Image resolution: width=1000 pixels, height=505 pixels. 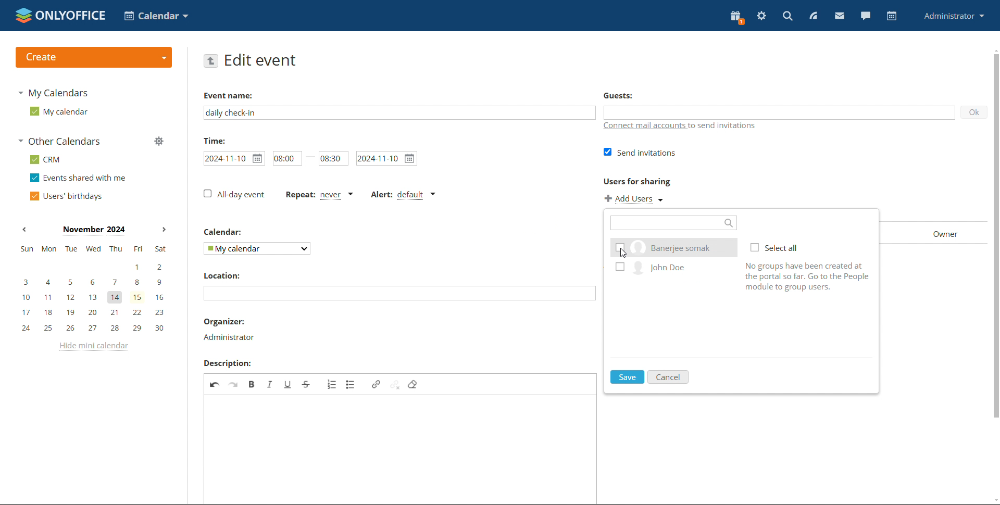 What do you see at coordinates (994, 49) in the screenshot?
I see `scroll up` at bounding box center [994, 49].